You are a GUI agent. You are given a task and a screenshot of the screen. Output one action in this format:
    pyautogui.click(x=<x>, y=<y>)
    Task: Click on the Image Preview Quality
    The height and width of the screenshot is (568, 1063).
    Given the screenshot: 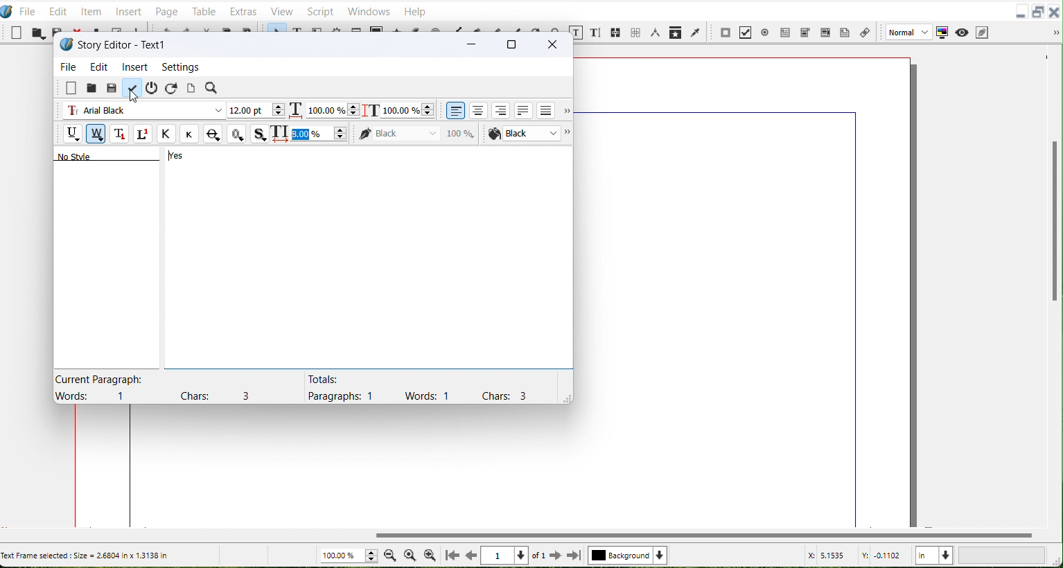 What is the action you would take?
    pyautogui.click(x=907, y=32)
    